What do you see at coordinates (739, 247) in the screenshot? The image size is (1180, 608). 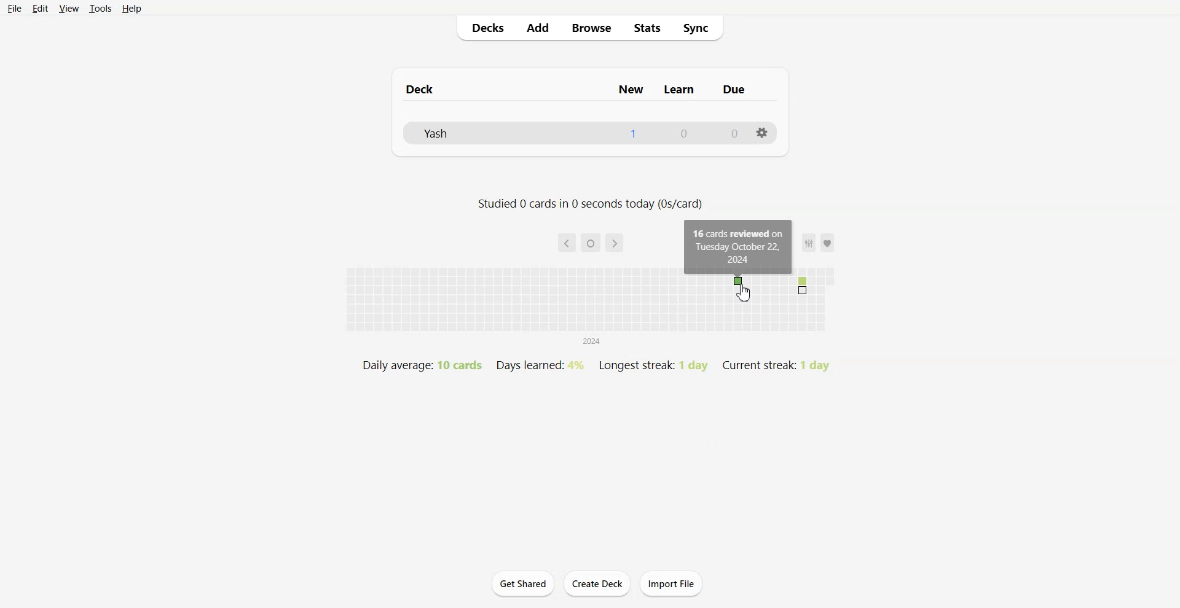 I see `16 cards reviewed on tuesday october 22, 2024` at bounding box center [739, 247].